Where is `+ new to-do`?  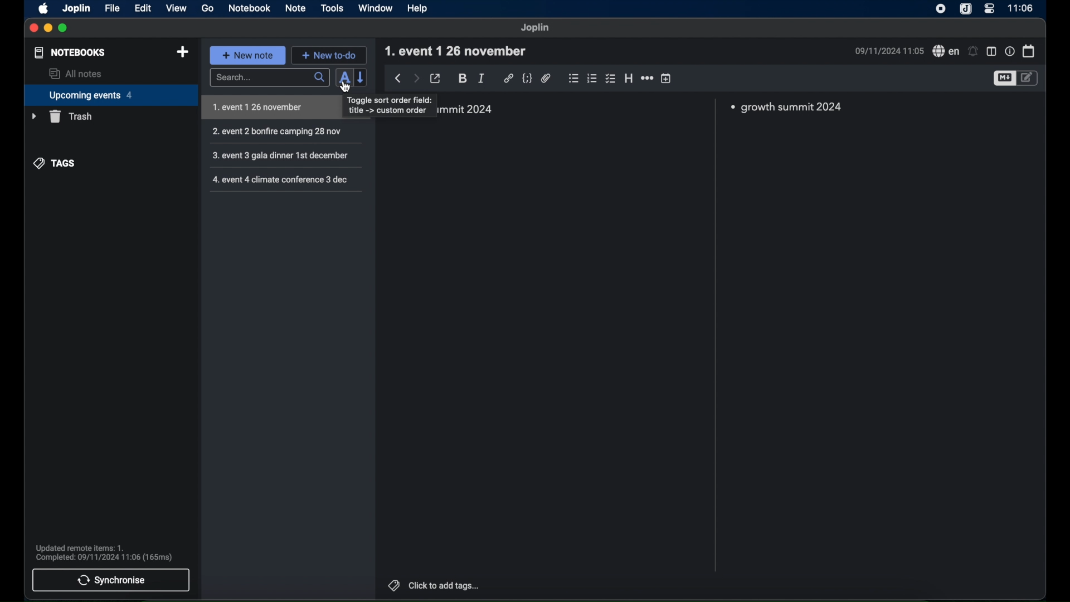
+ new to-do is located at coordinates (329, 55).